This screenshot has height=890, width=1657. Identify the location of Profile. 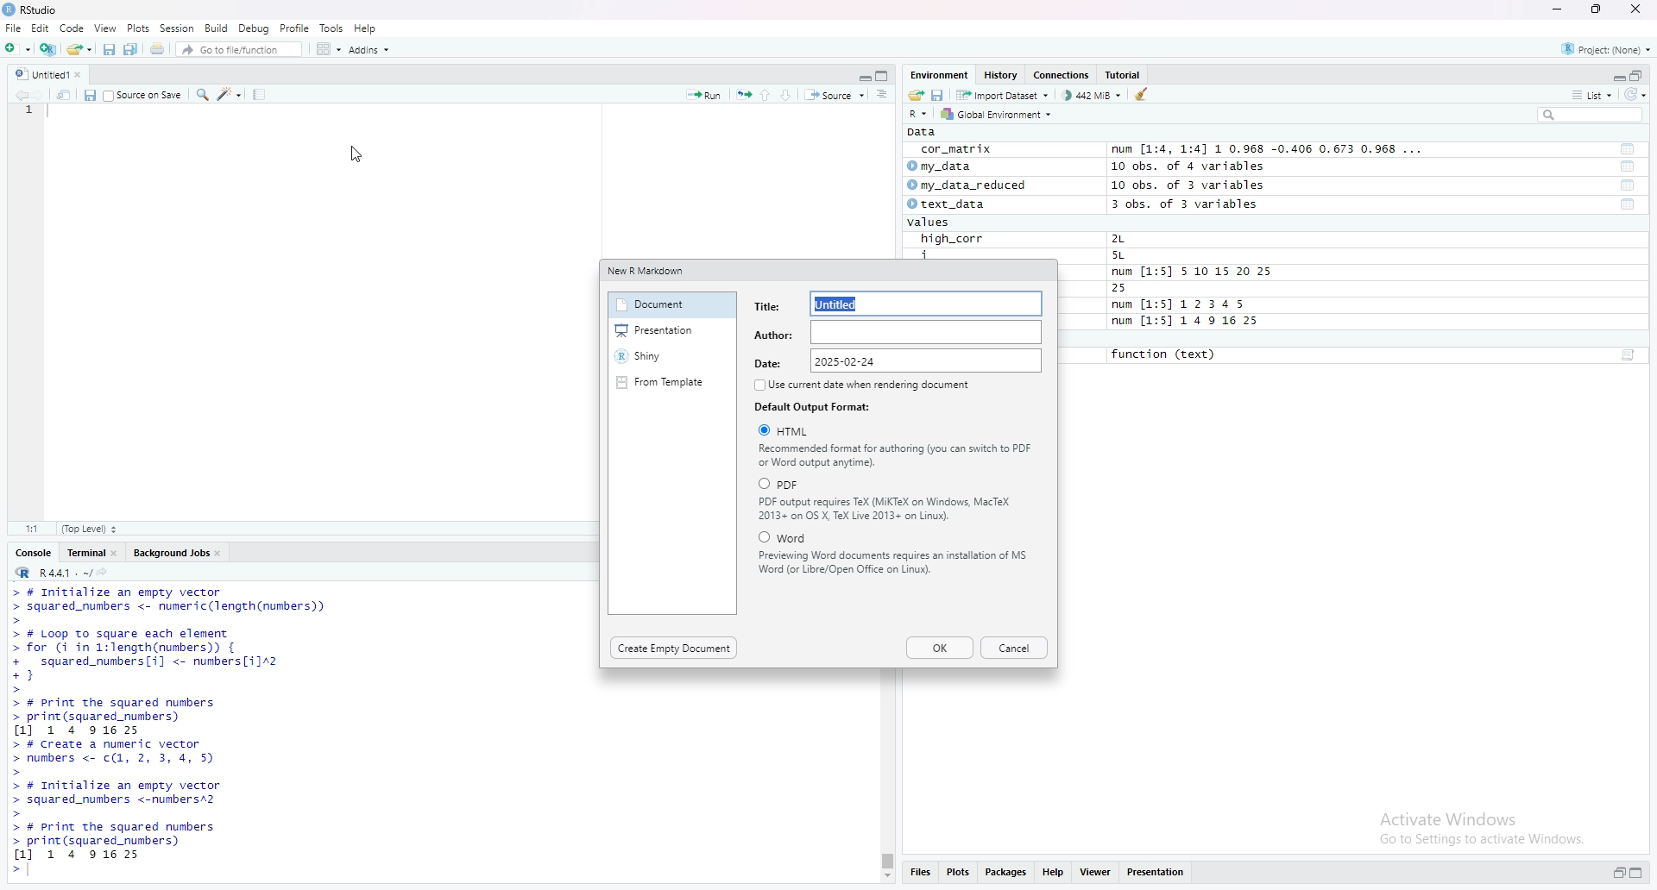
(294, 28).